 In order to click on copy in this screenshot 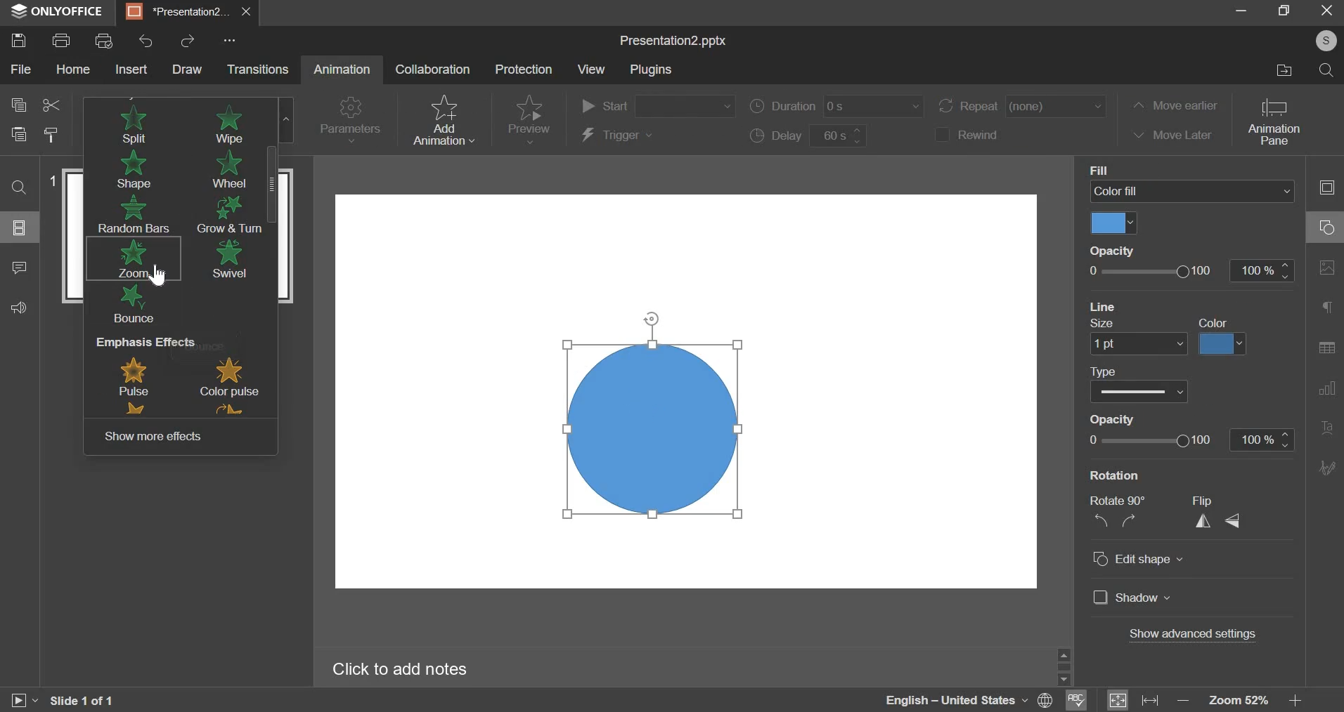, I will do `click(18, 103)`.